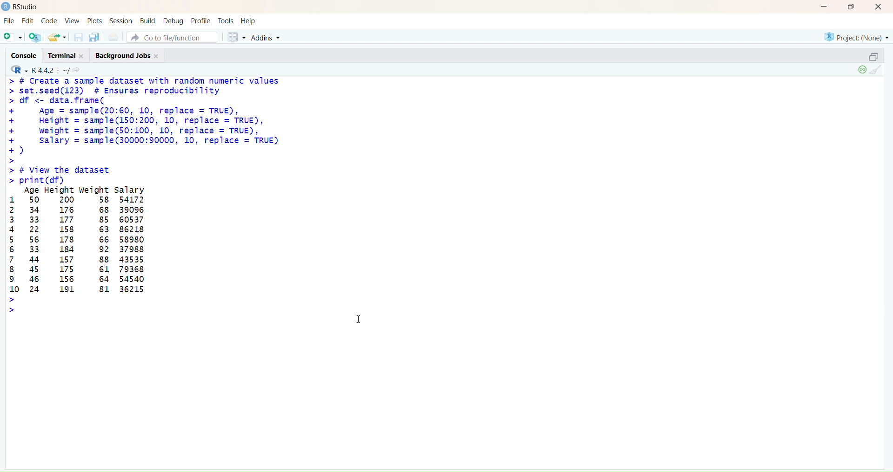  I want to click on Text cursor, so click(359, 317).